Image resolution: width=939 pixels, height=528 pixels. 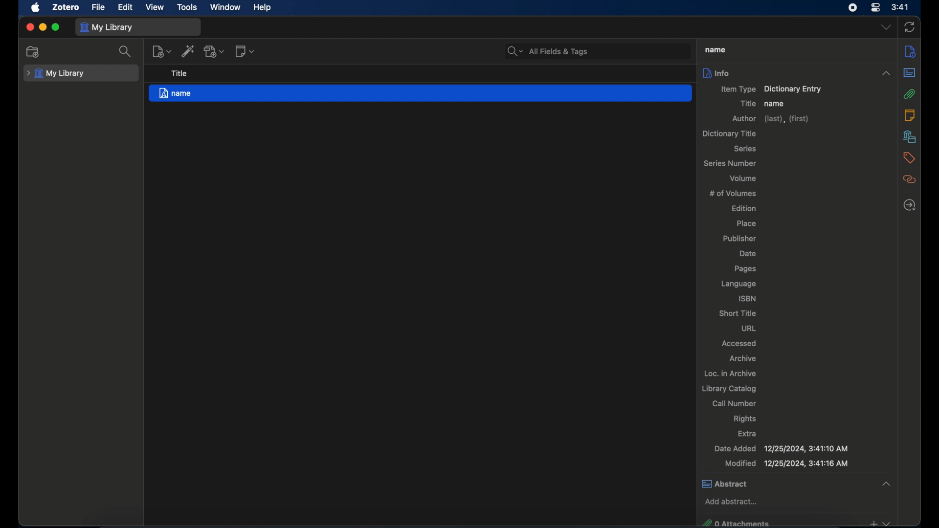 What do you see at coordinates (420, 93) in the screenshot?
I see `name` at bounding box center [420, 93].